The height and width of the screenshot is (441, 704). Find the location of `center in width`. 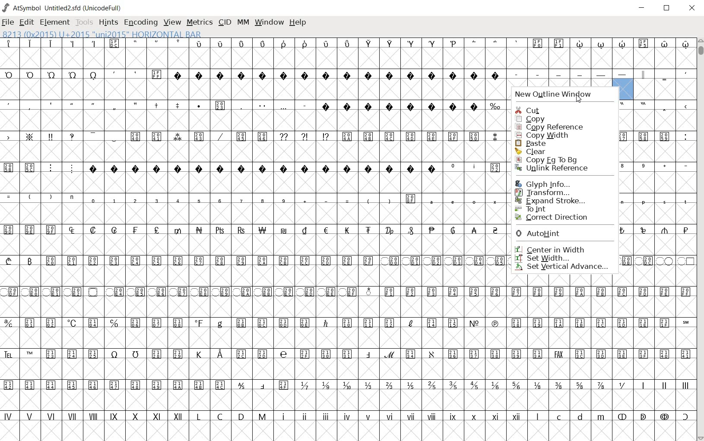

center in width is located at coordinates (554, 249).